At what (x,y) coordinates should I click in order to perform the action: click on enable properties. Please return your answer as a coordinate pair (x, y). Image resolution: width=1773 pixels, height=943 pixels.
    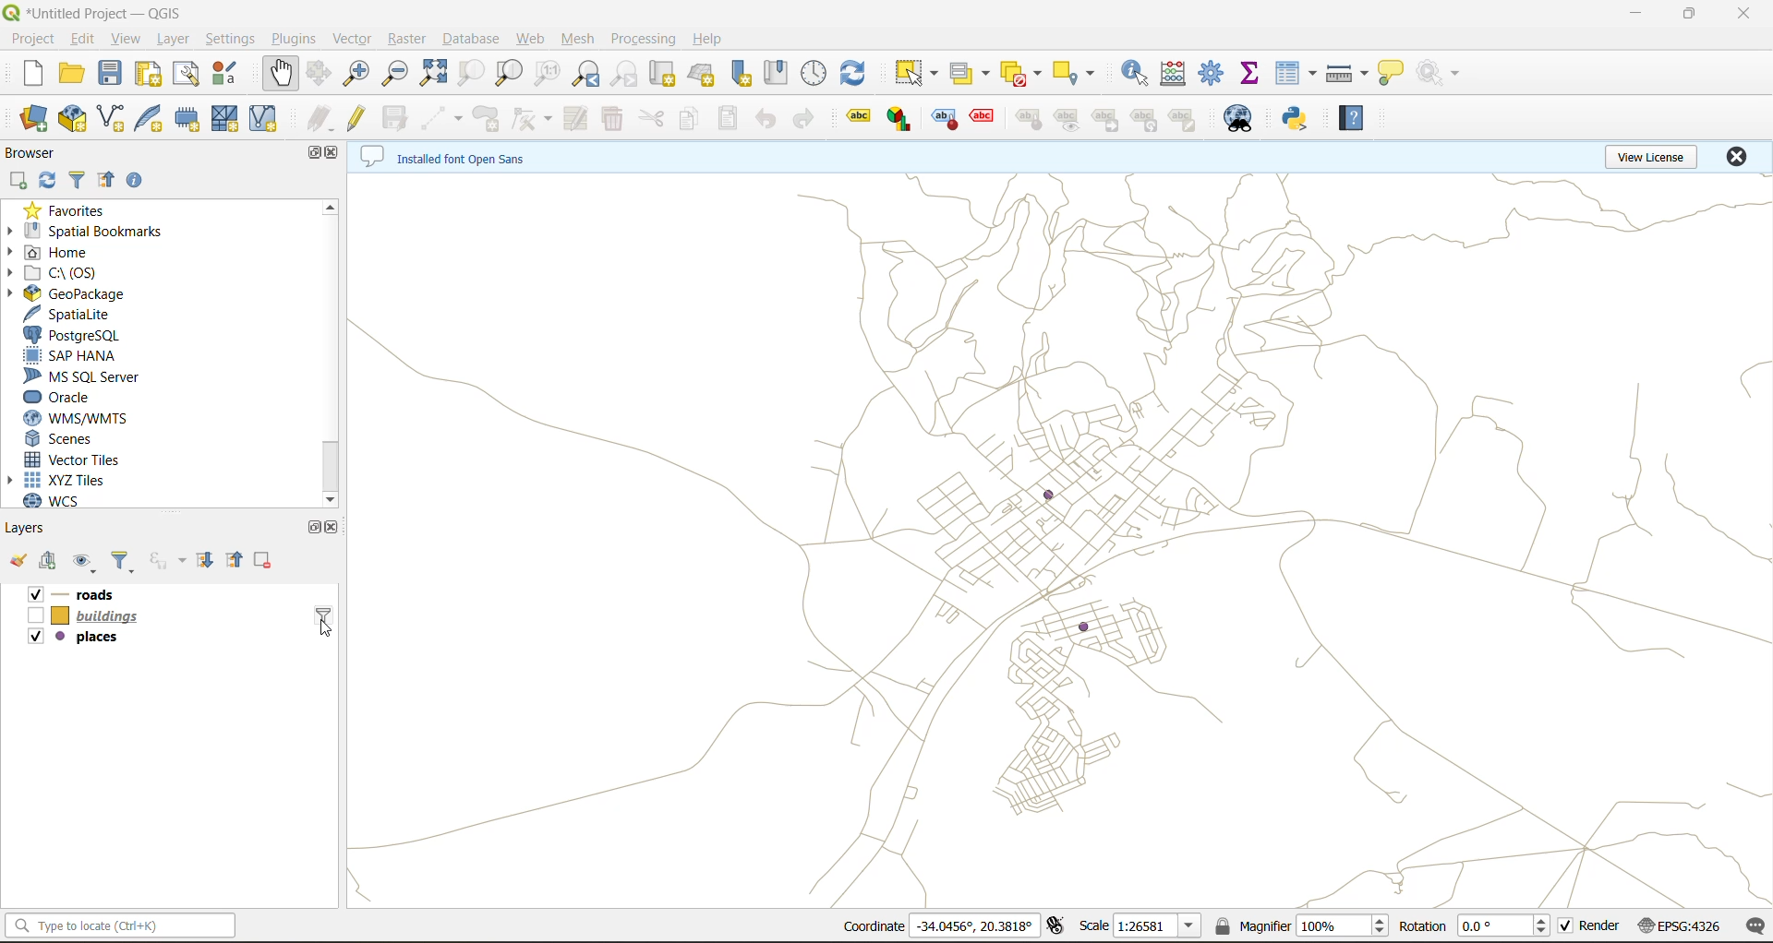
    Looking at the image, I should click on (138, 179).